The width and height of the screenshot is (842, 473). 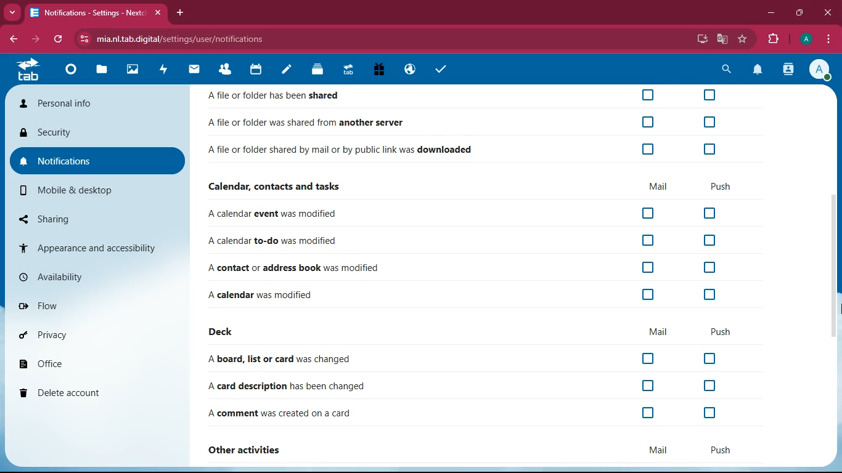 I want to click on Deck, so click(x=315, y=70).